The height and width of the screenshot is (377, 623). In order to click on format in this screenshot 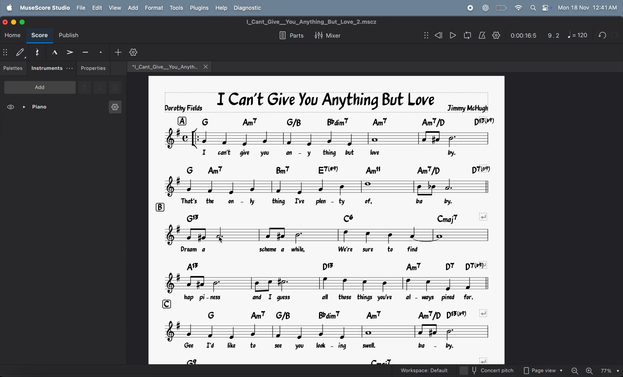, I will do `click(155, 9)`.